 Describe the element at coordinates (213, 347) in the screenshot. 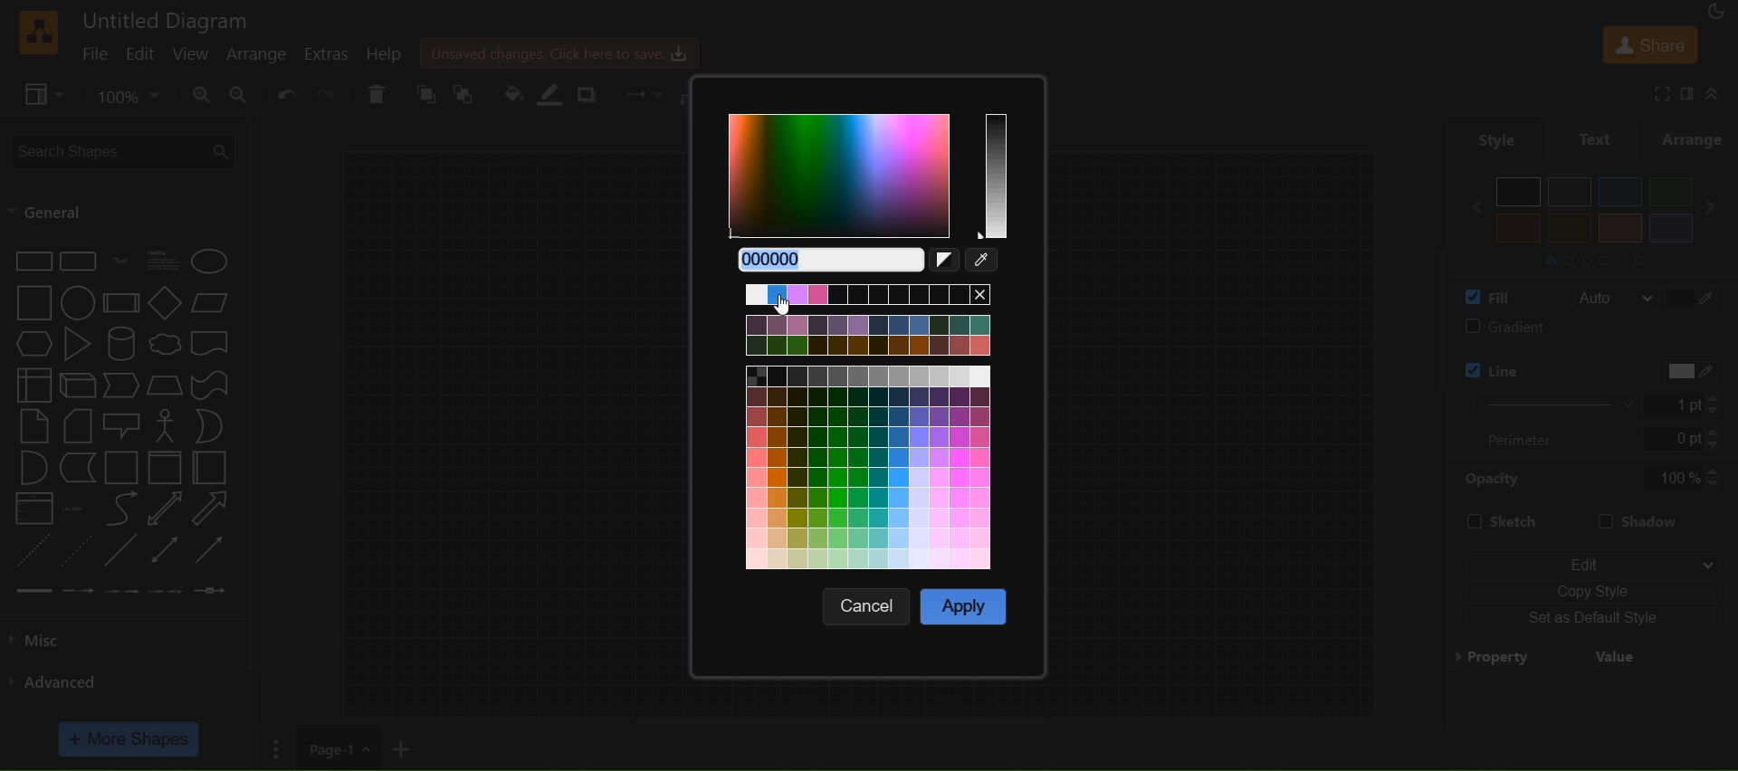

I see `document` at that location.